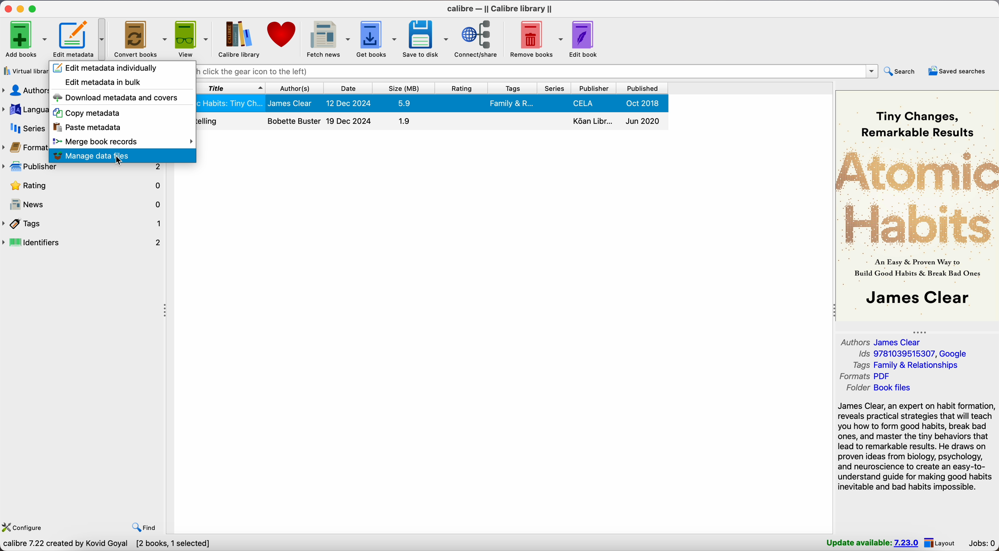  What do you see at coordinates (87, 113) in the screenshot?
I see `copy metadata` at bounding box center [87, 113].